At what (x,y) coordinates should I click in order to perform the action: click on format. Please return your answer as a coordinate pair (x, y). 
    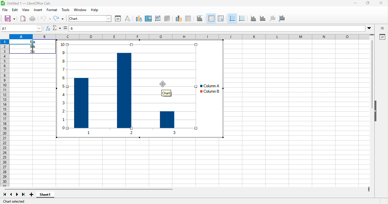
    Looking at the image, I should click on (53, 10).